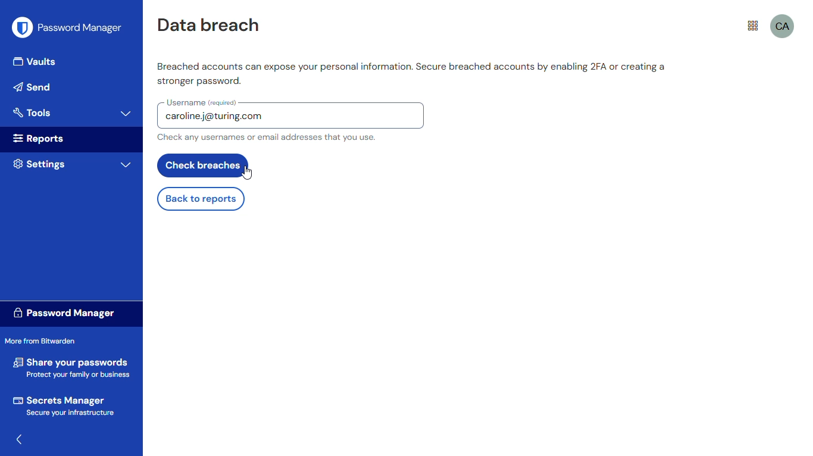 The height and width of the screenshot is (456, 813). I want to click on share your passwords protect your family or business, so click(72, 366).